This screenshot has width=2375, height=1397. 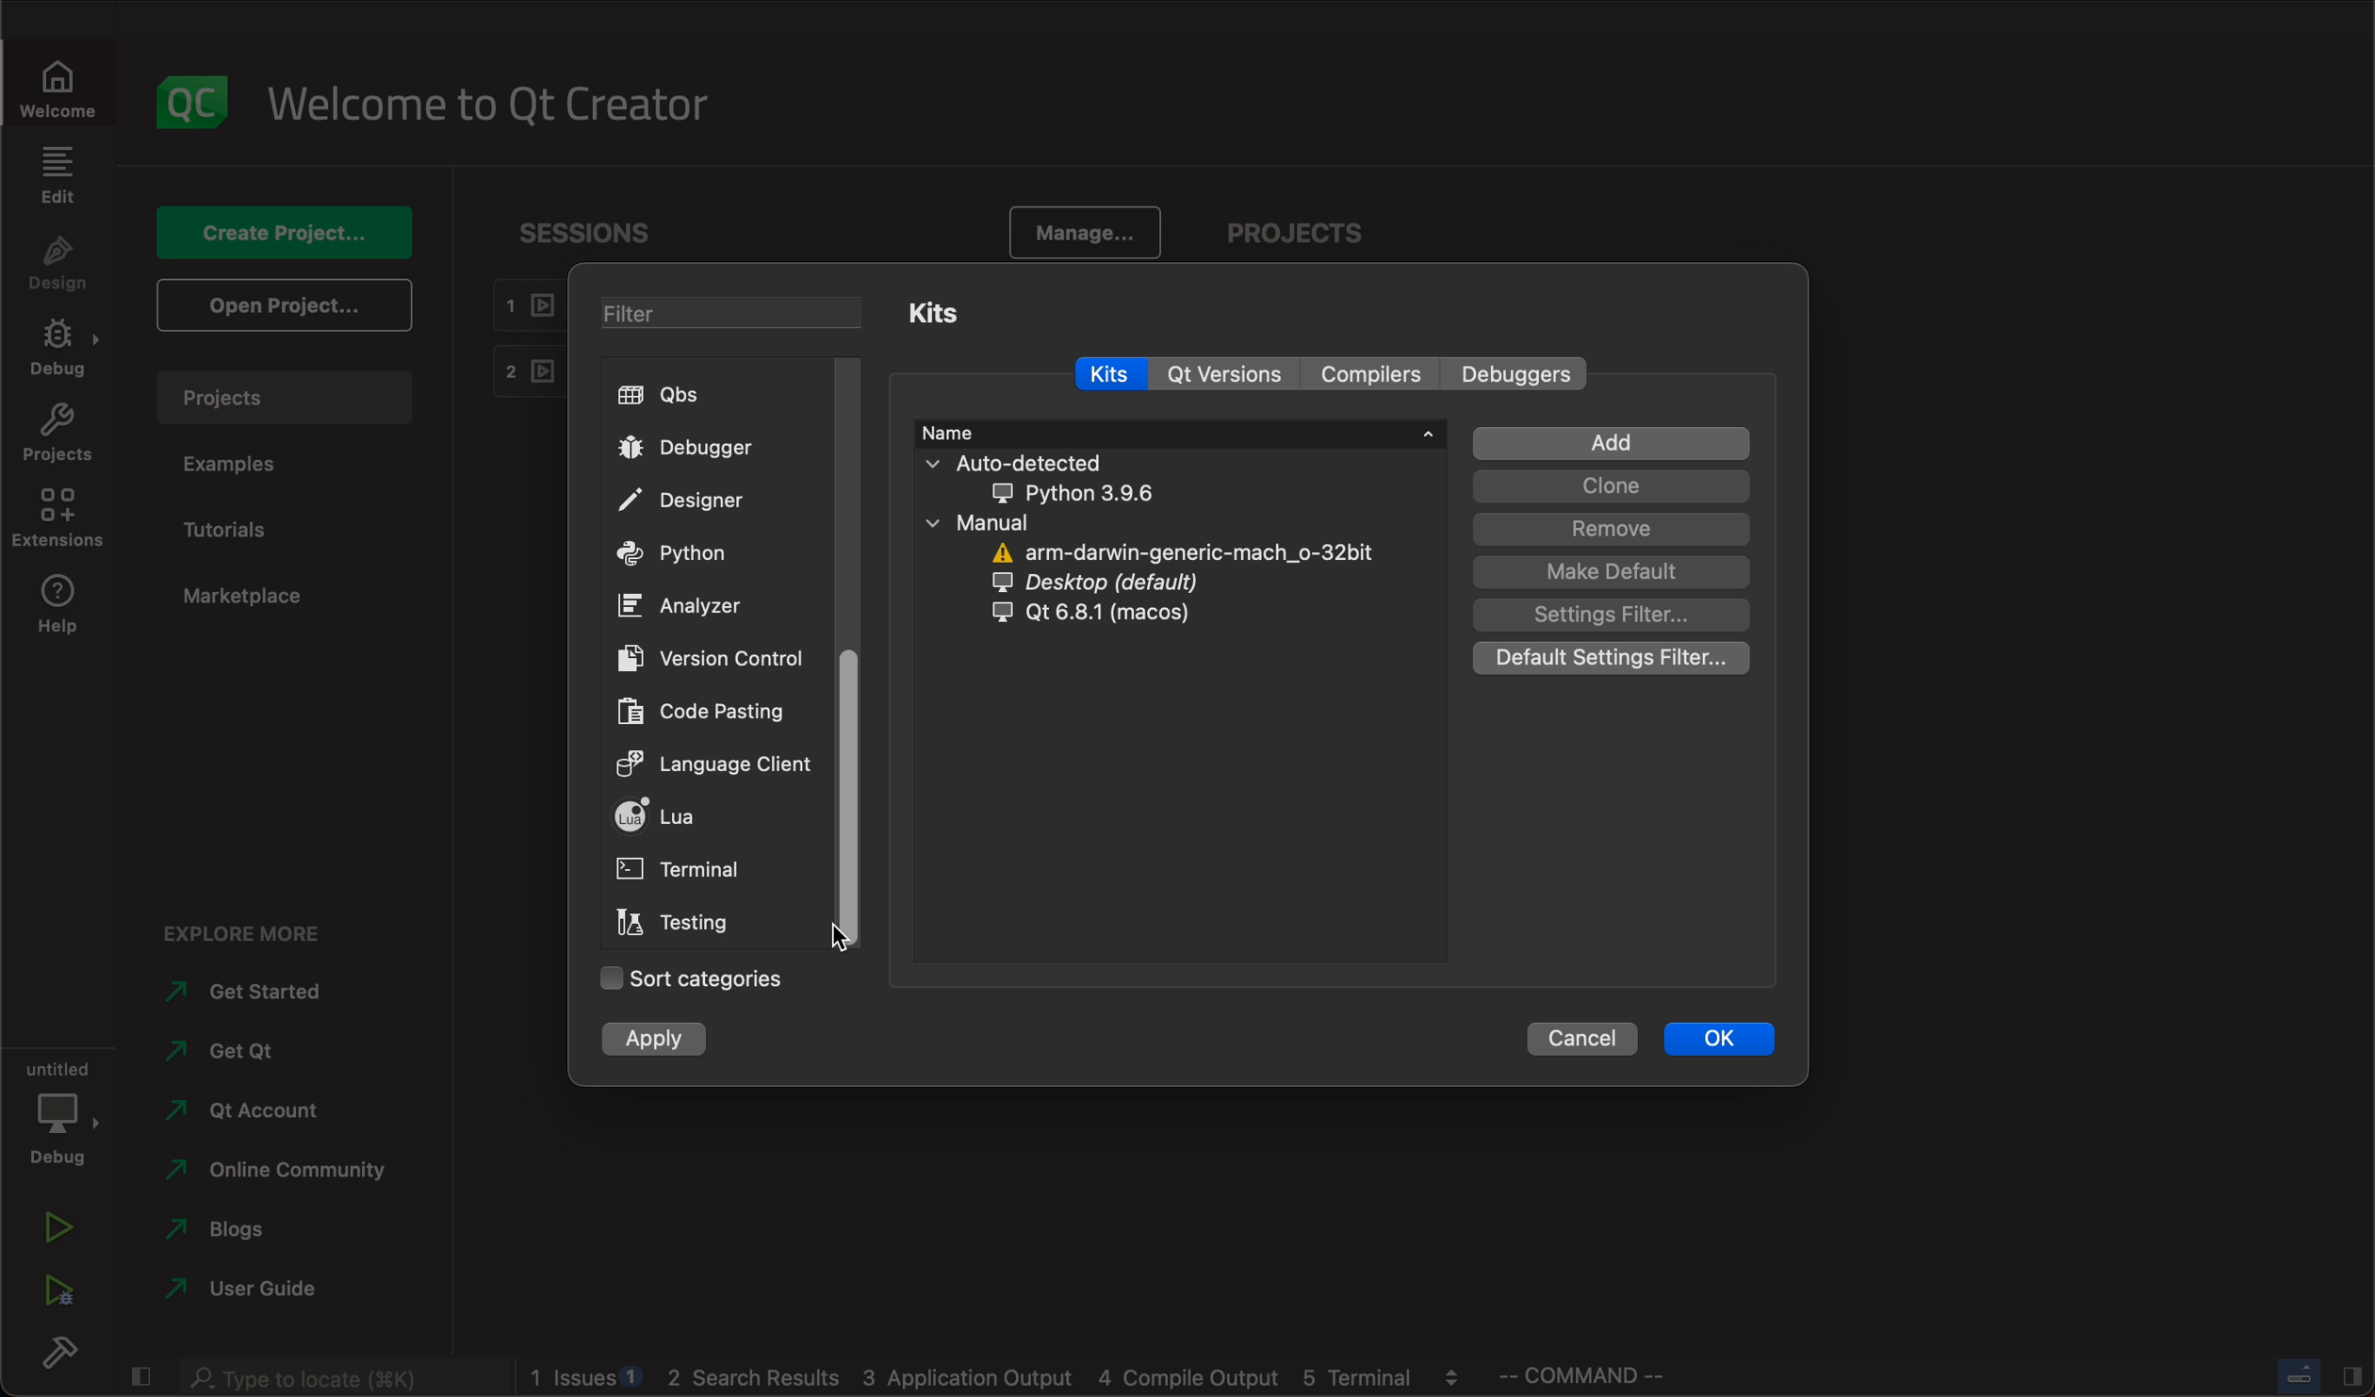 What do you see at coordinates (679, 871) in the screenshot?
I see `terminal` at bounding box center [679, 871].